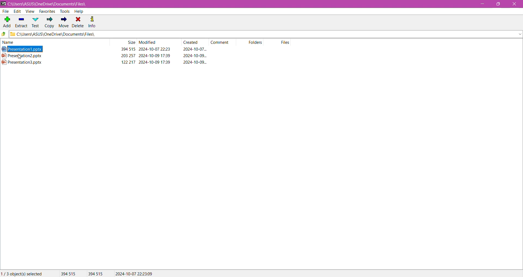 This screenshot has width=523, height=277. What do you see at coordinates (131, 42) in the screenshot?
I see `Size` at bounding box center [131, 42].